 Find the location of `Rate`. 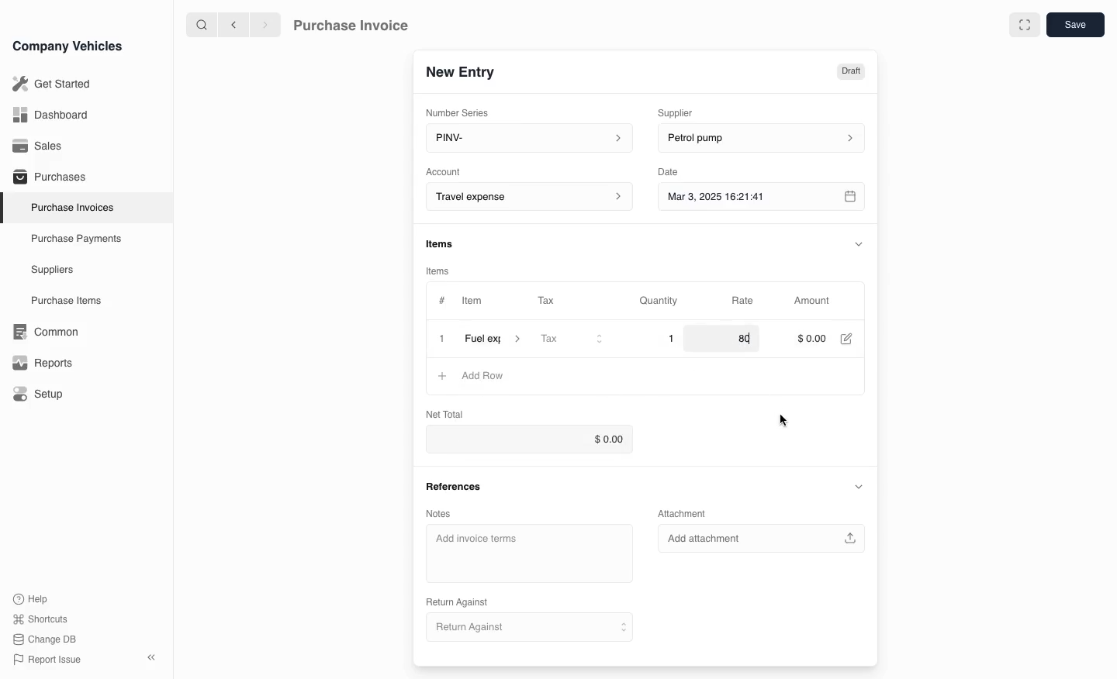

Rate is located at coordinates (744, 301).